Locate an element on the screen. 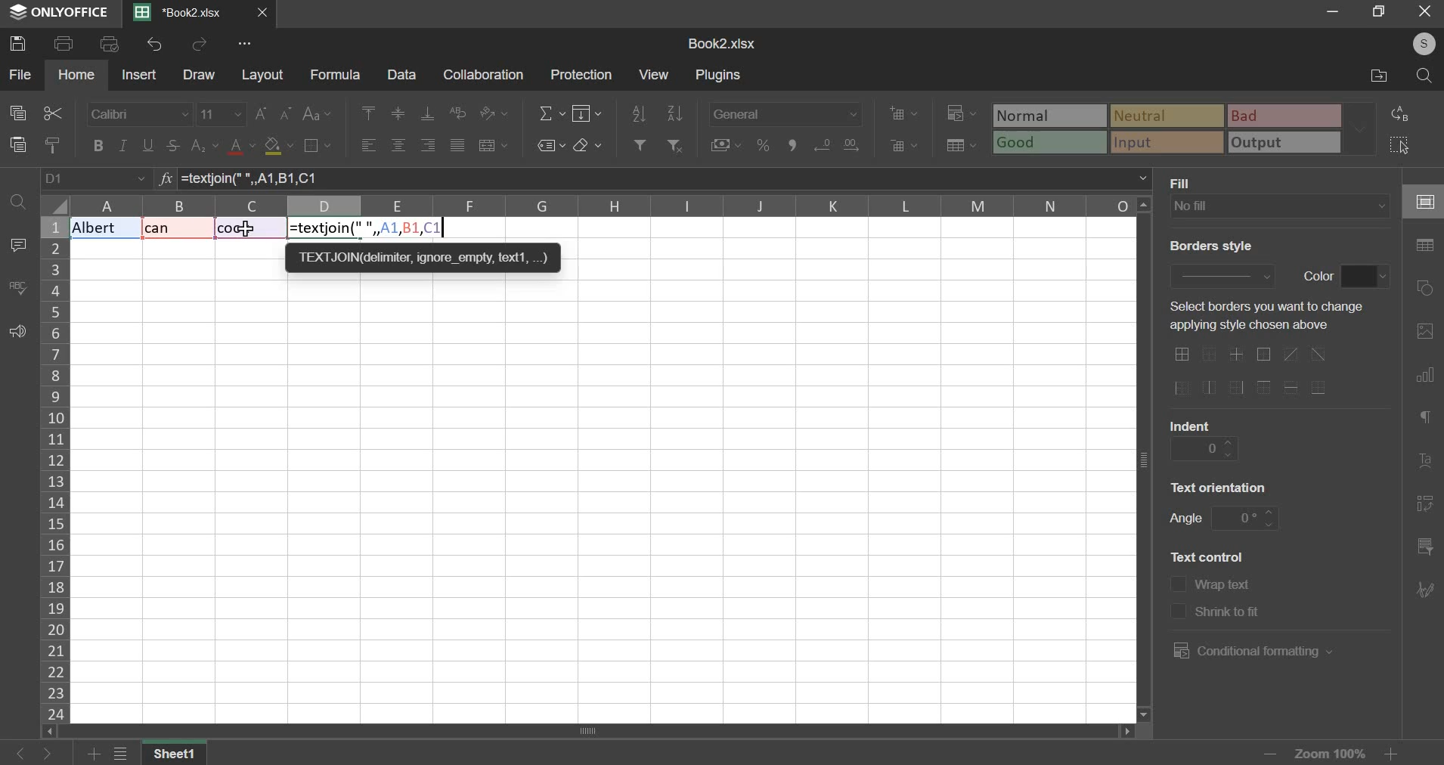 The width and height of the screenshot is (1444, 765). save is located at coordinates (21, 43).